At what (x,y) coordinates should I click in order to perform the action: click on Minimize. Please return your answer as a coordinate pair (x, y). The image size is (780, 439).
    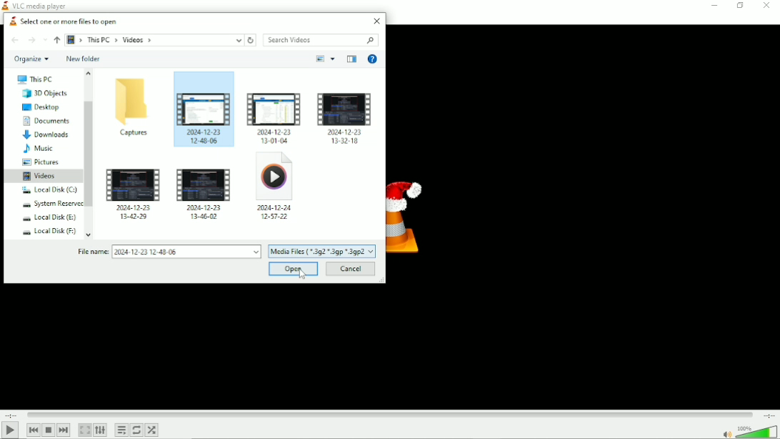
    Looking at the image, I should click on (714, 6).